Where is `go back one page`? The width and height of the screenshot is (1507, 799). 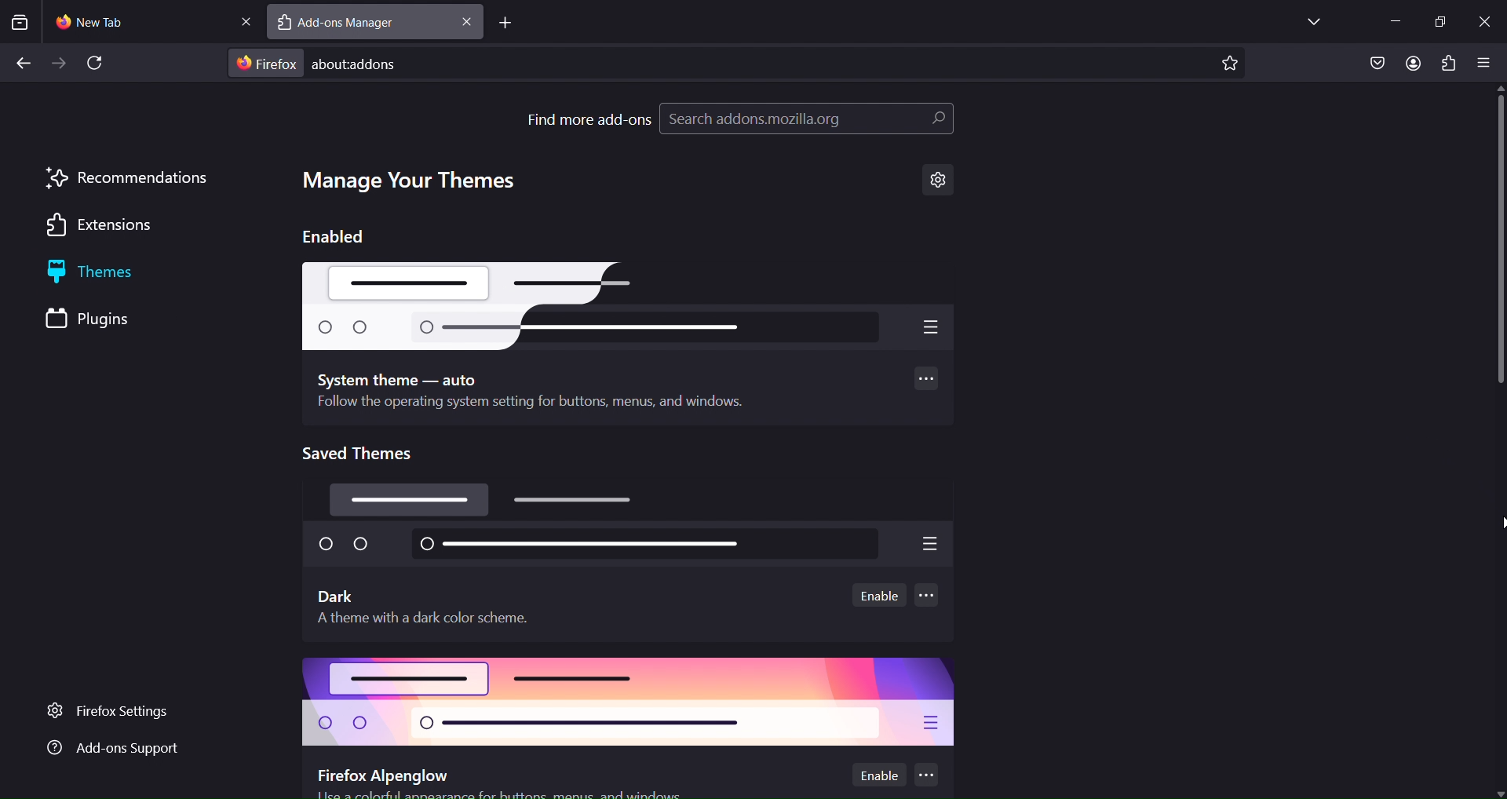 go back one page is located at coordinates (24, 60).